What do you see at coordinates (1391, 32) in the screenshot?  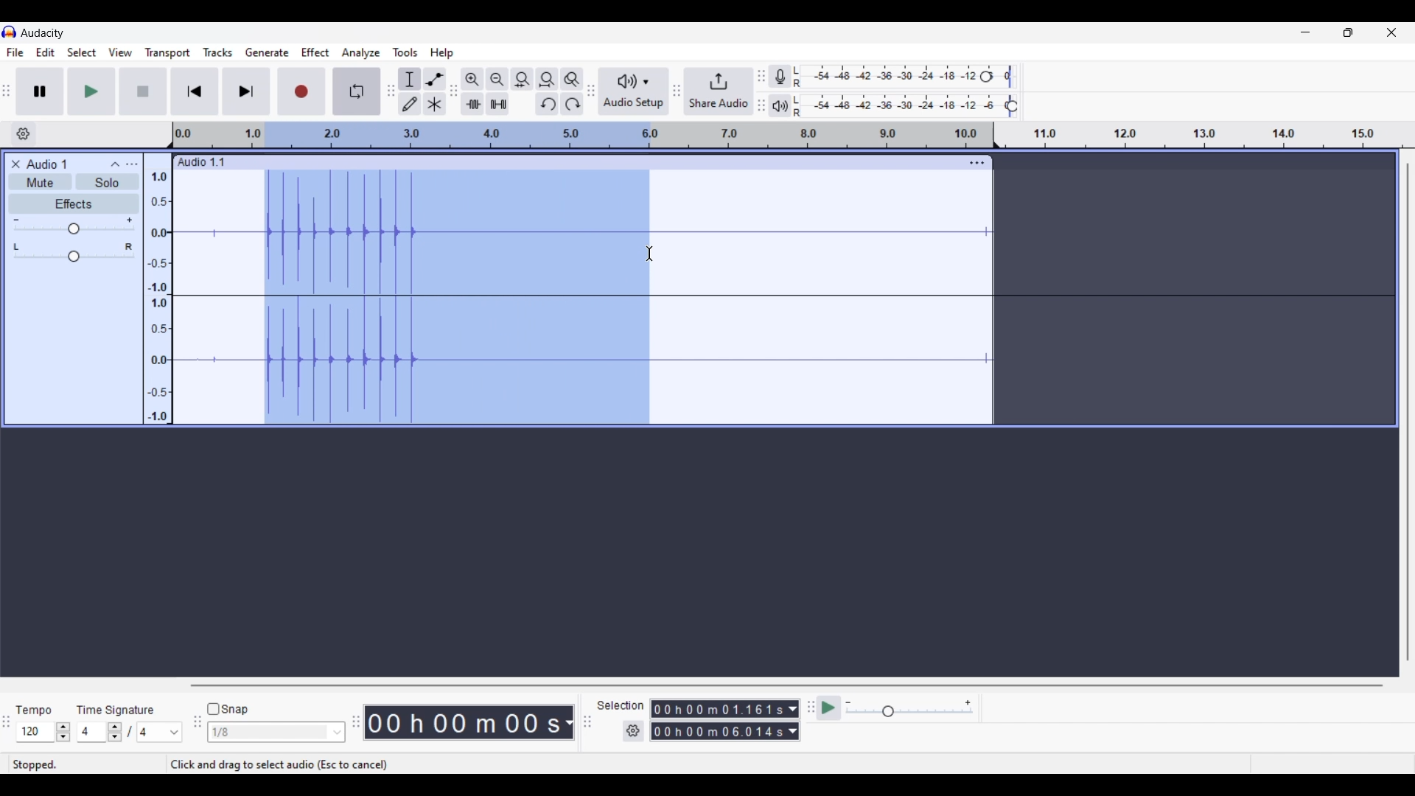 I see `Close interface` at bounding box center [1391, 32].